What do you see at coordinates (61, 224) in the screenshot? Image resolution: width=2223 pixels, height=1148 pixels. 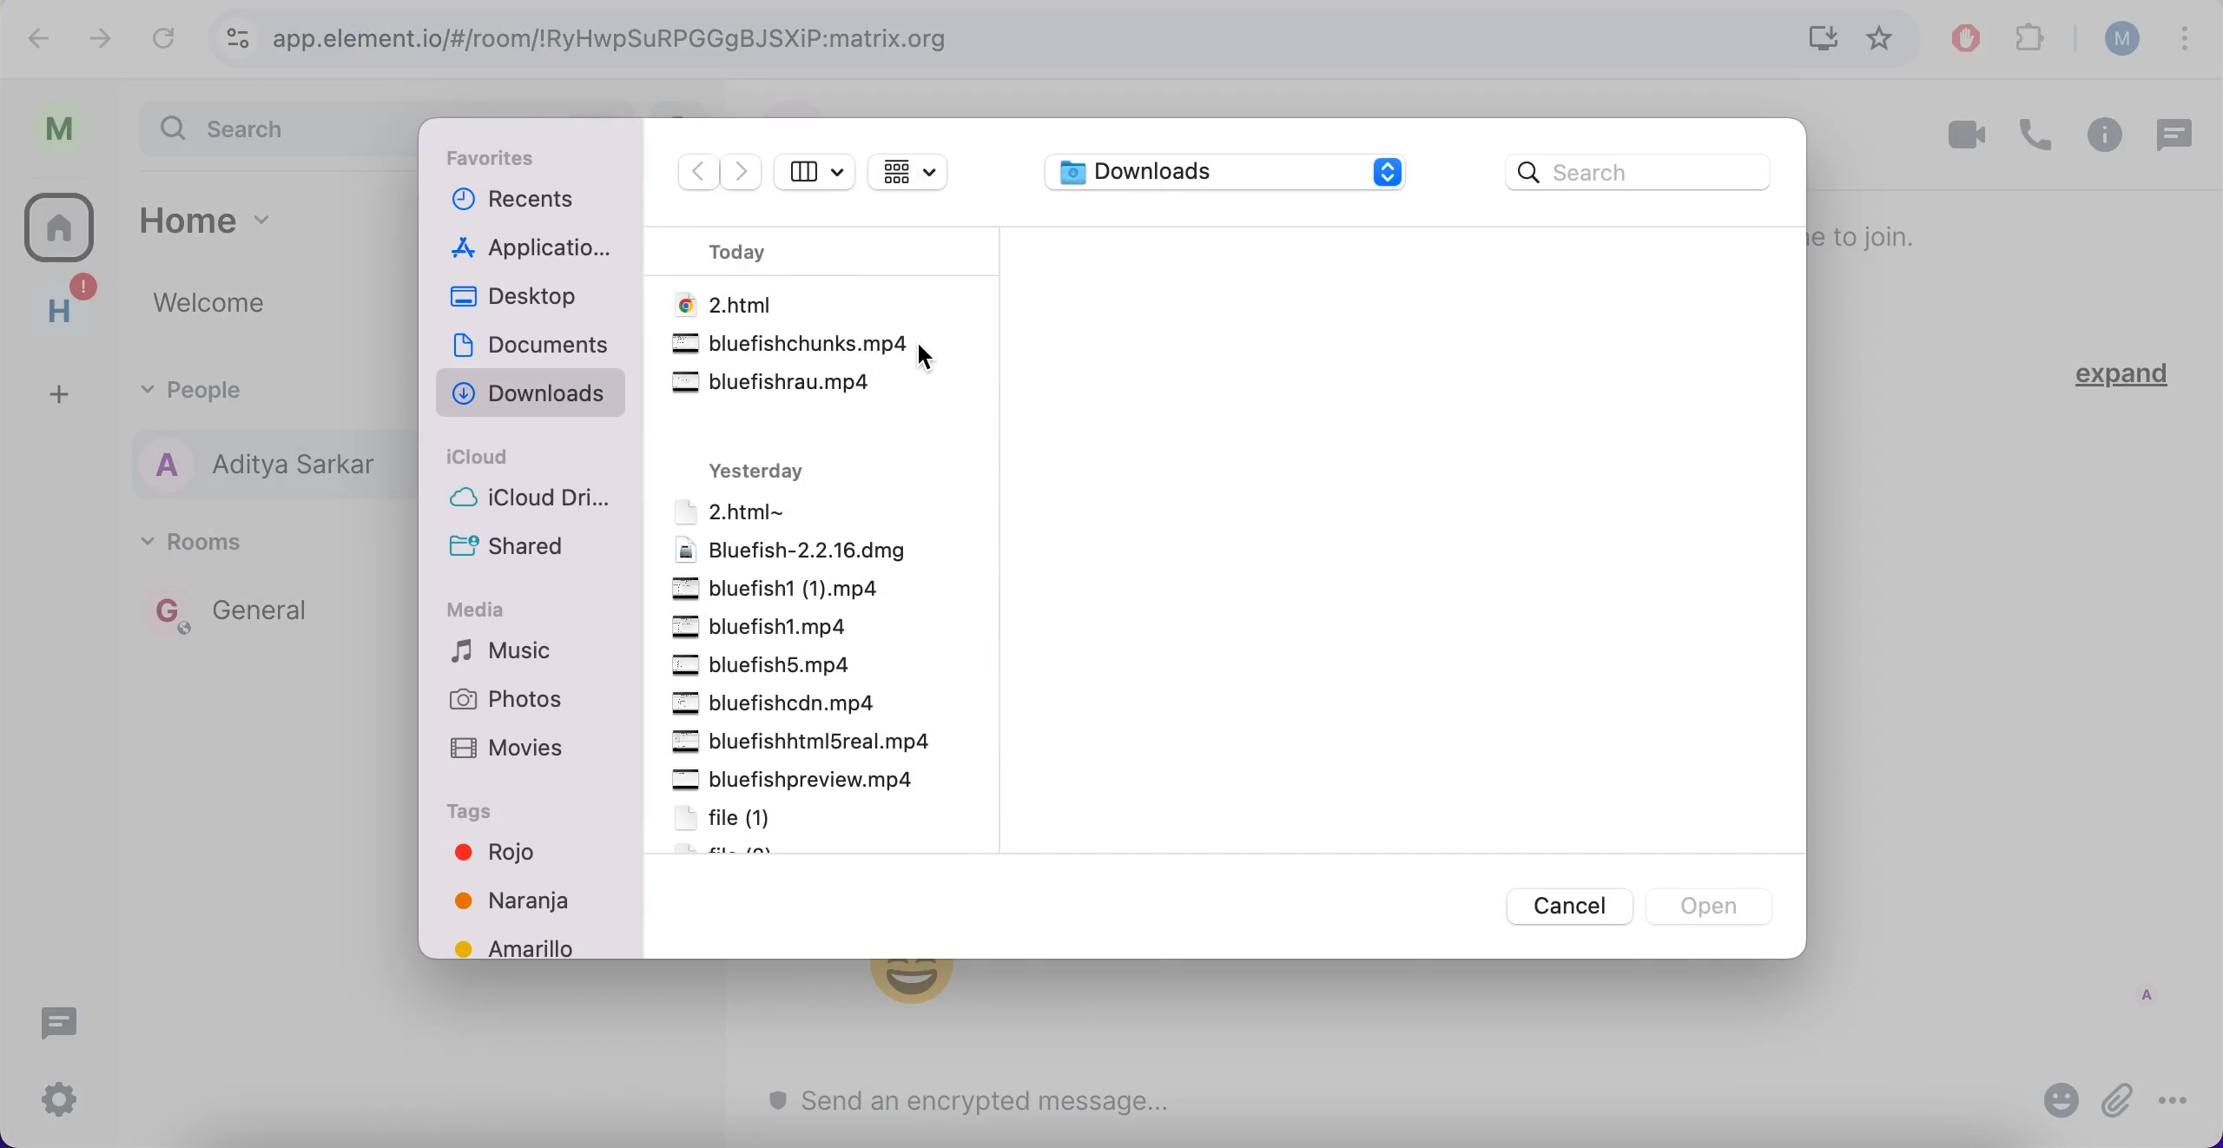 I see `rooms` at bounding box center [61, 224].